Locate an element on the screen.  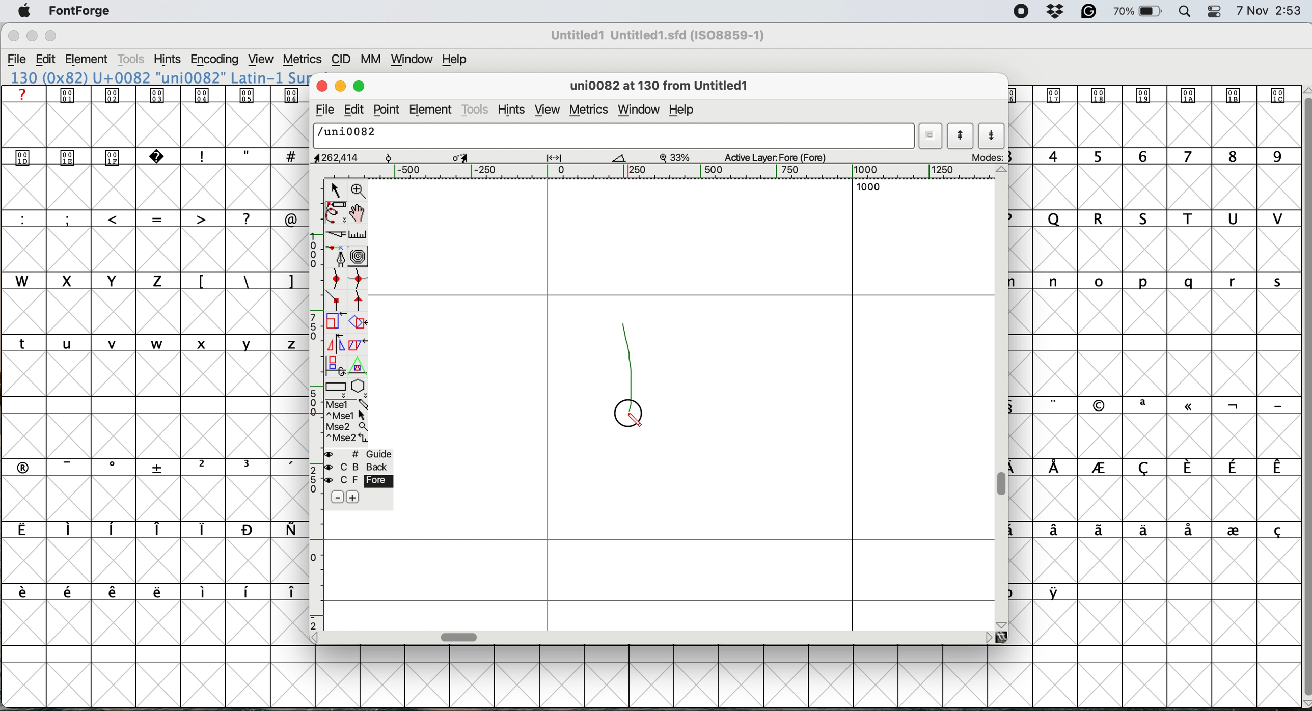
special characters is located at coordinates (1154, 469).